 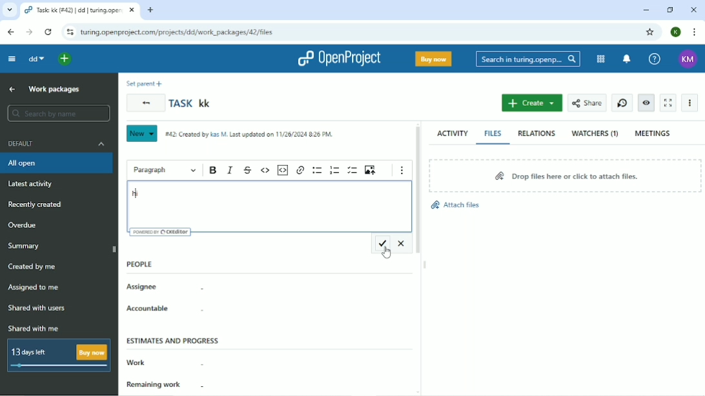 I want to click on Assigned to me, so click(x=35, y=288).